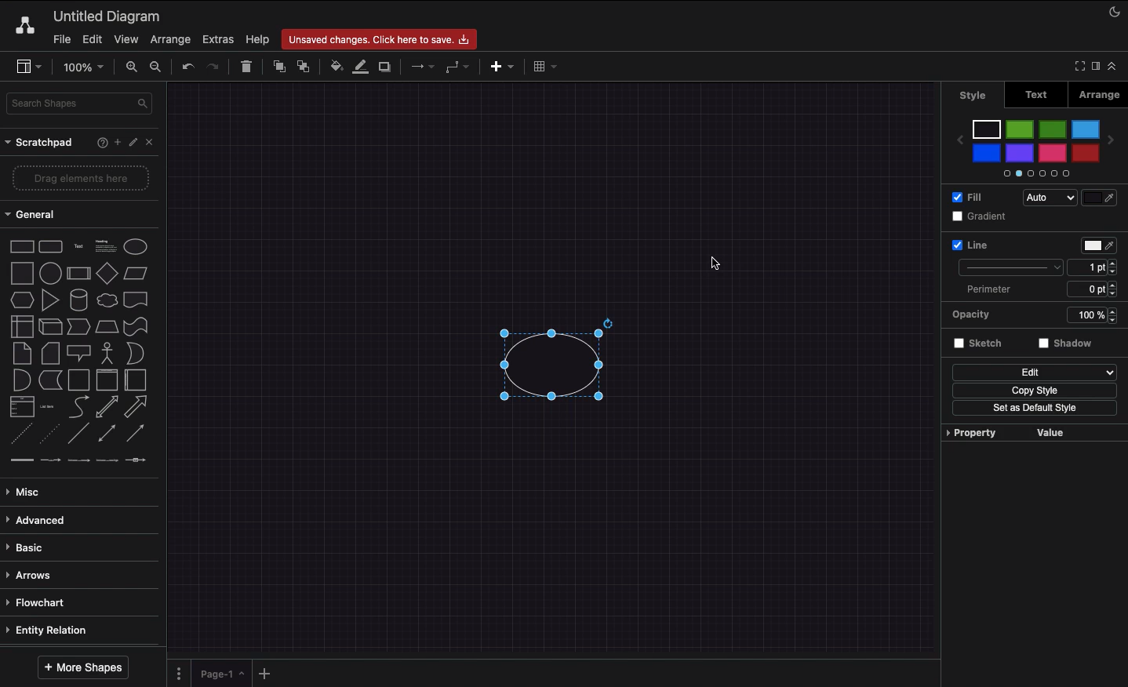 Image resolution: width=1128 pixels, height=687 pixels. Describe the element at coordinates (423, 67) in the screenshot. I see `Connection ` at that location.